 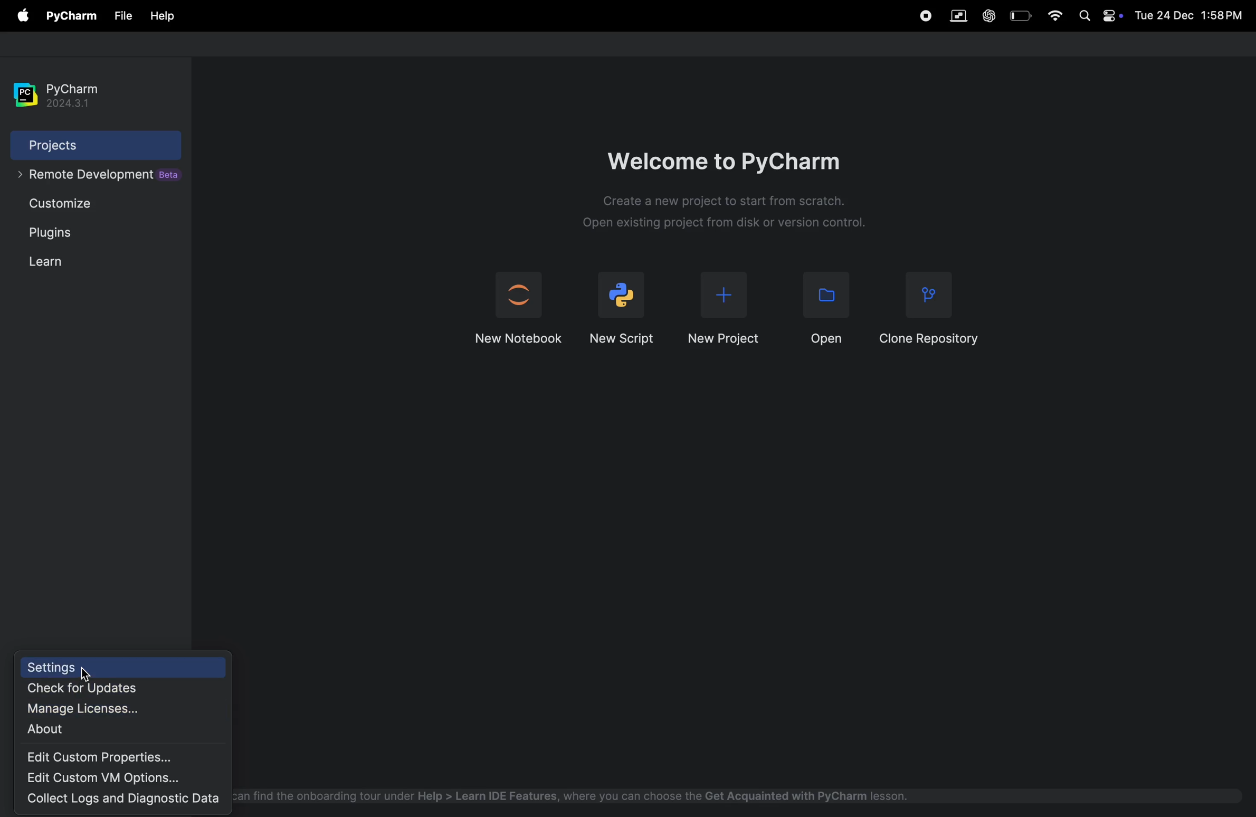 I want to click on projects, so click(x=81, y=145).